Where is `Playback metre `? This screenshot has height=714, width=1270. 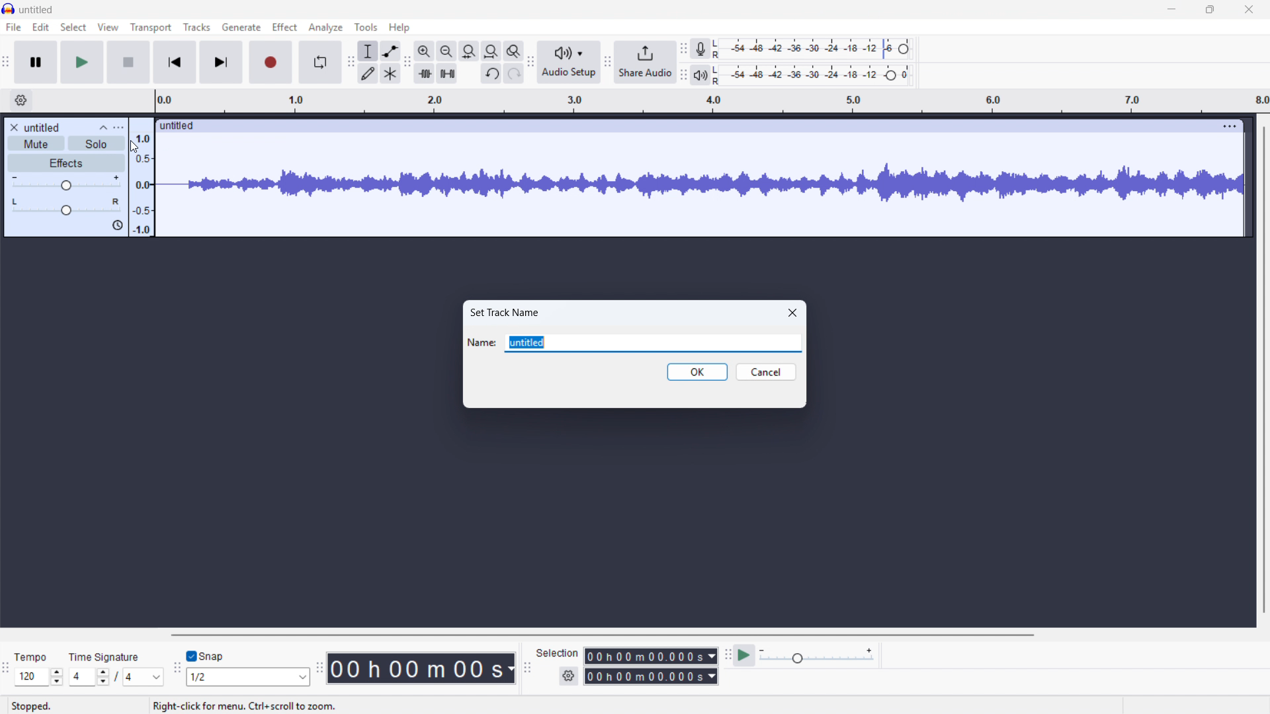 Playback metre  is located at coordinates (700, 76).